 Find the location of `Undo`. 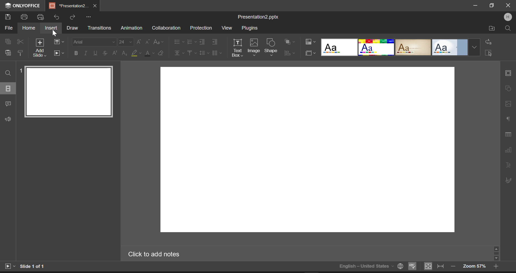

Undo is located at coordinates (57, 16).